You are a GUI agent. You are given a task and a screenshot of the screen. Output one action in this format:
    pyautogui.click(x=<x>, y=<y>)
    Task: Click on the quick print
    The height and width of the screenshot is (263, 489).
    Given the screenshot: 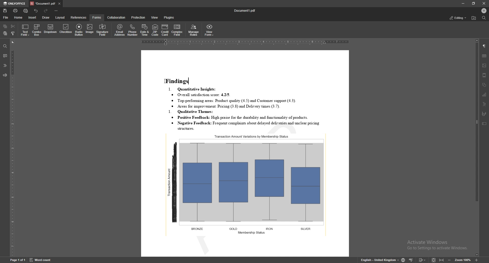 What is the action you would take?
    pyautogui.click(x=26, y=11)
    